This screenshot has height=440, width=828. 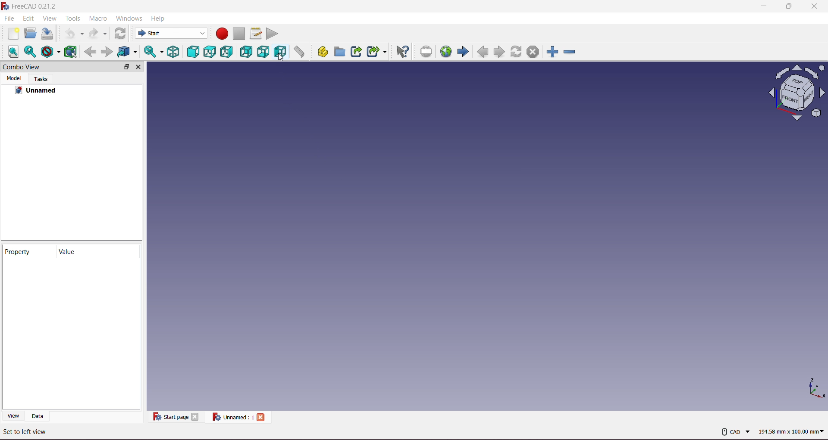 What do you see at coordinates (280, 52) in the screenshot?
I see `Left` at bounding box center [280, 52].